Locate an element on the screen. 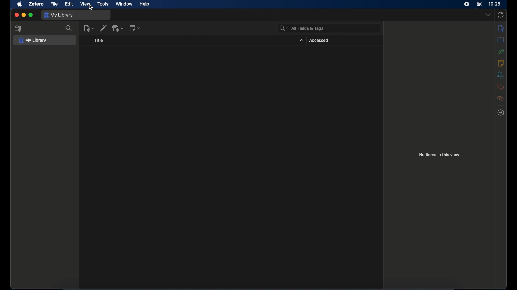 The width and height of the screenshot is (517, 290). dropdown is located at coordinates (488, 15).